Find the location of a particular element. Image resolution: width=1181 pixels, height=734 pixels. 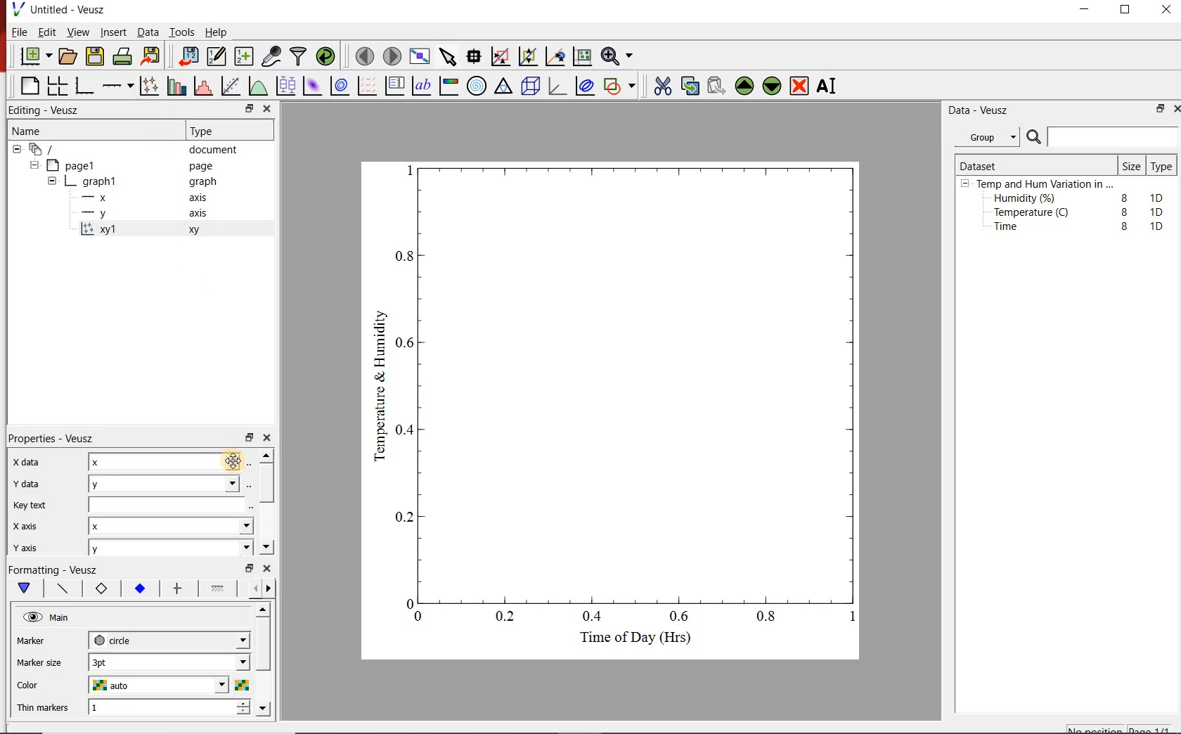

y is located at coordinates (115, 550).